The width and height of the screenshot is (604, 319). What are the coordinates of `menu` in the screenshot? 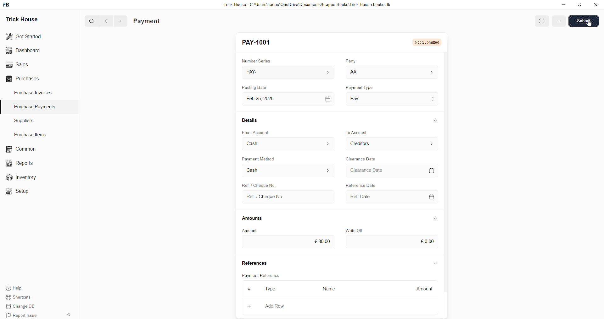 It's located at (559, 22).